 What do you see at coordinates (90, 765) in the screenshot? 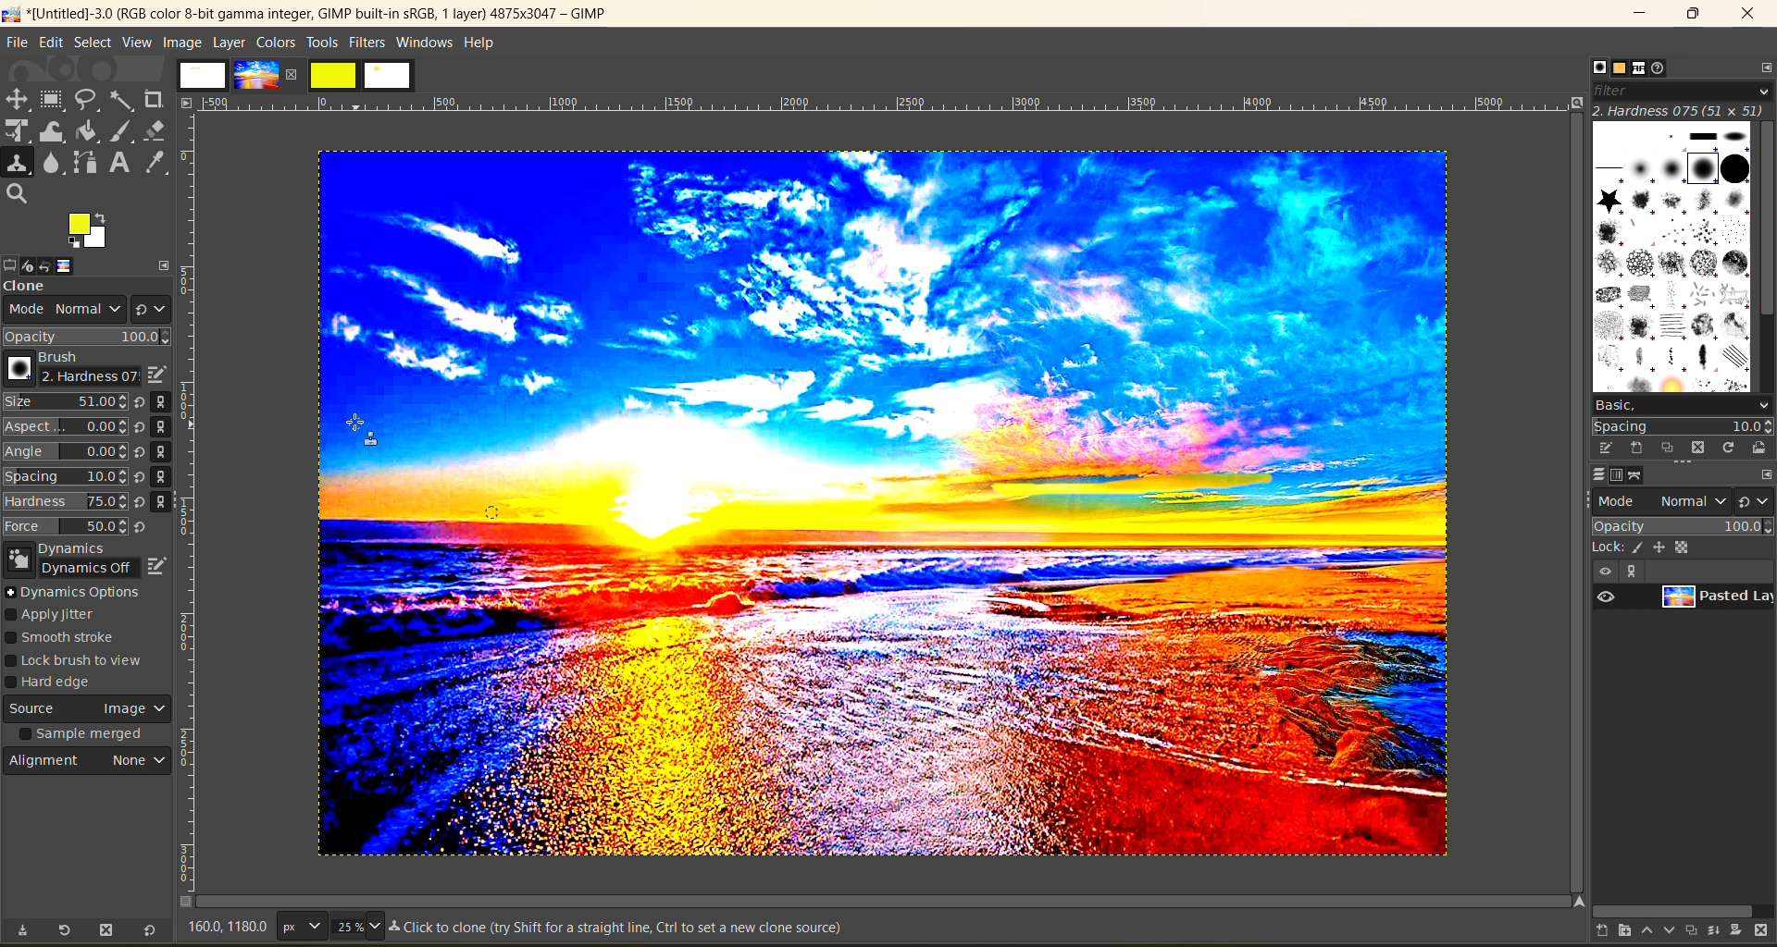
I see `alignment` at bounding box center [90, 765].